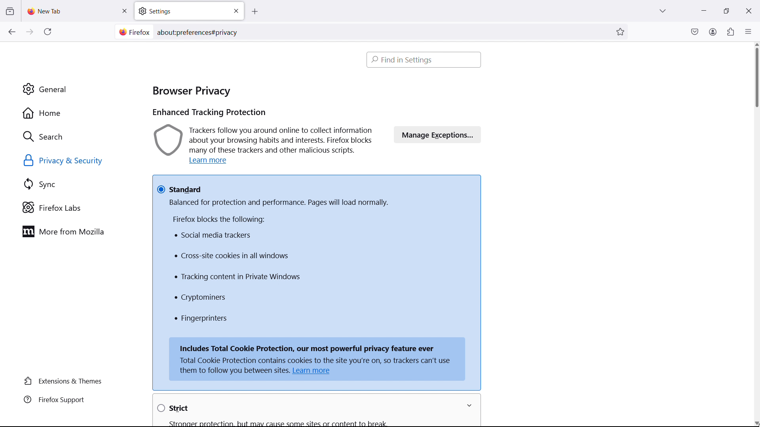  I want to click on firefox labs, so click(78, 208).